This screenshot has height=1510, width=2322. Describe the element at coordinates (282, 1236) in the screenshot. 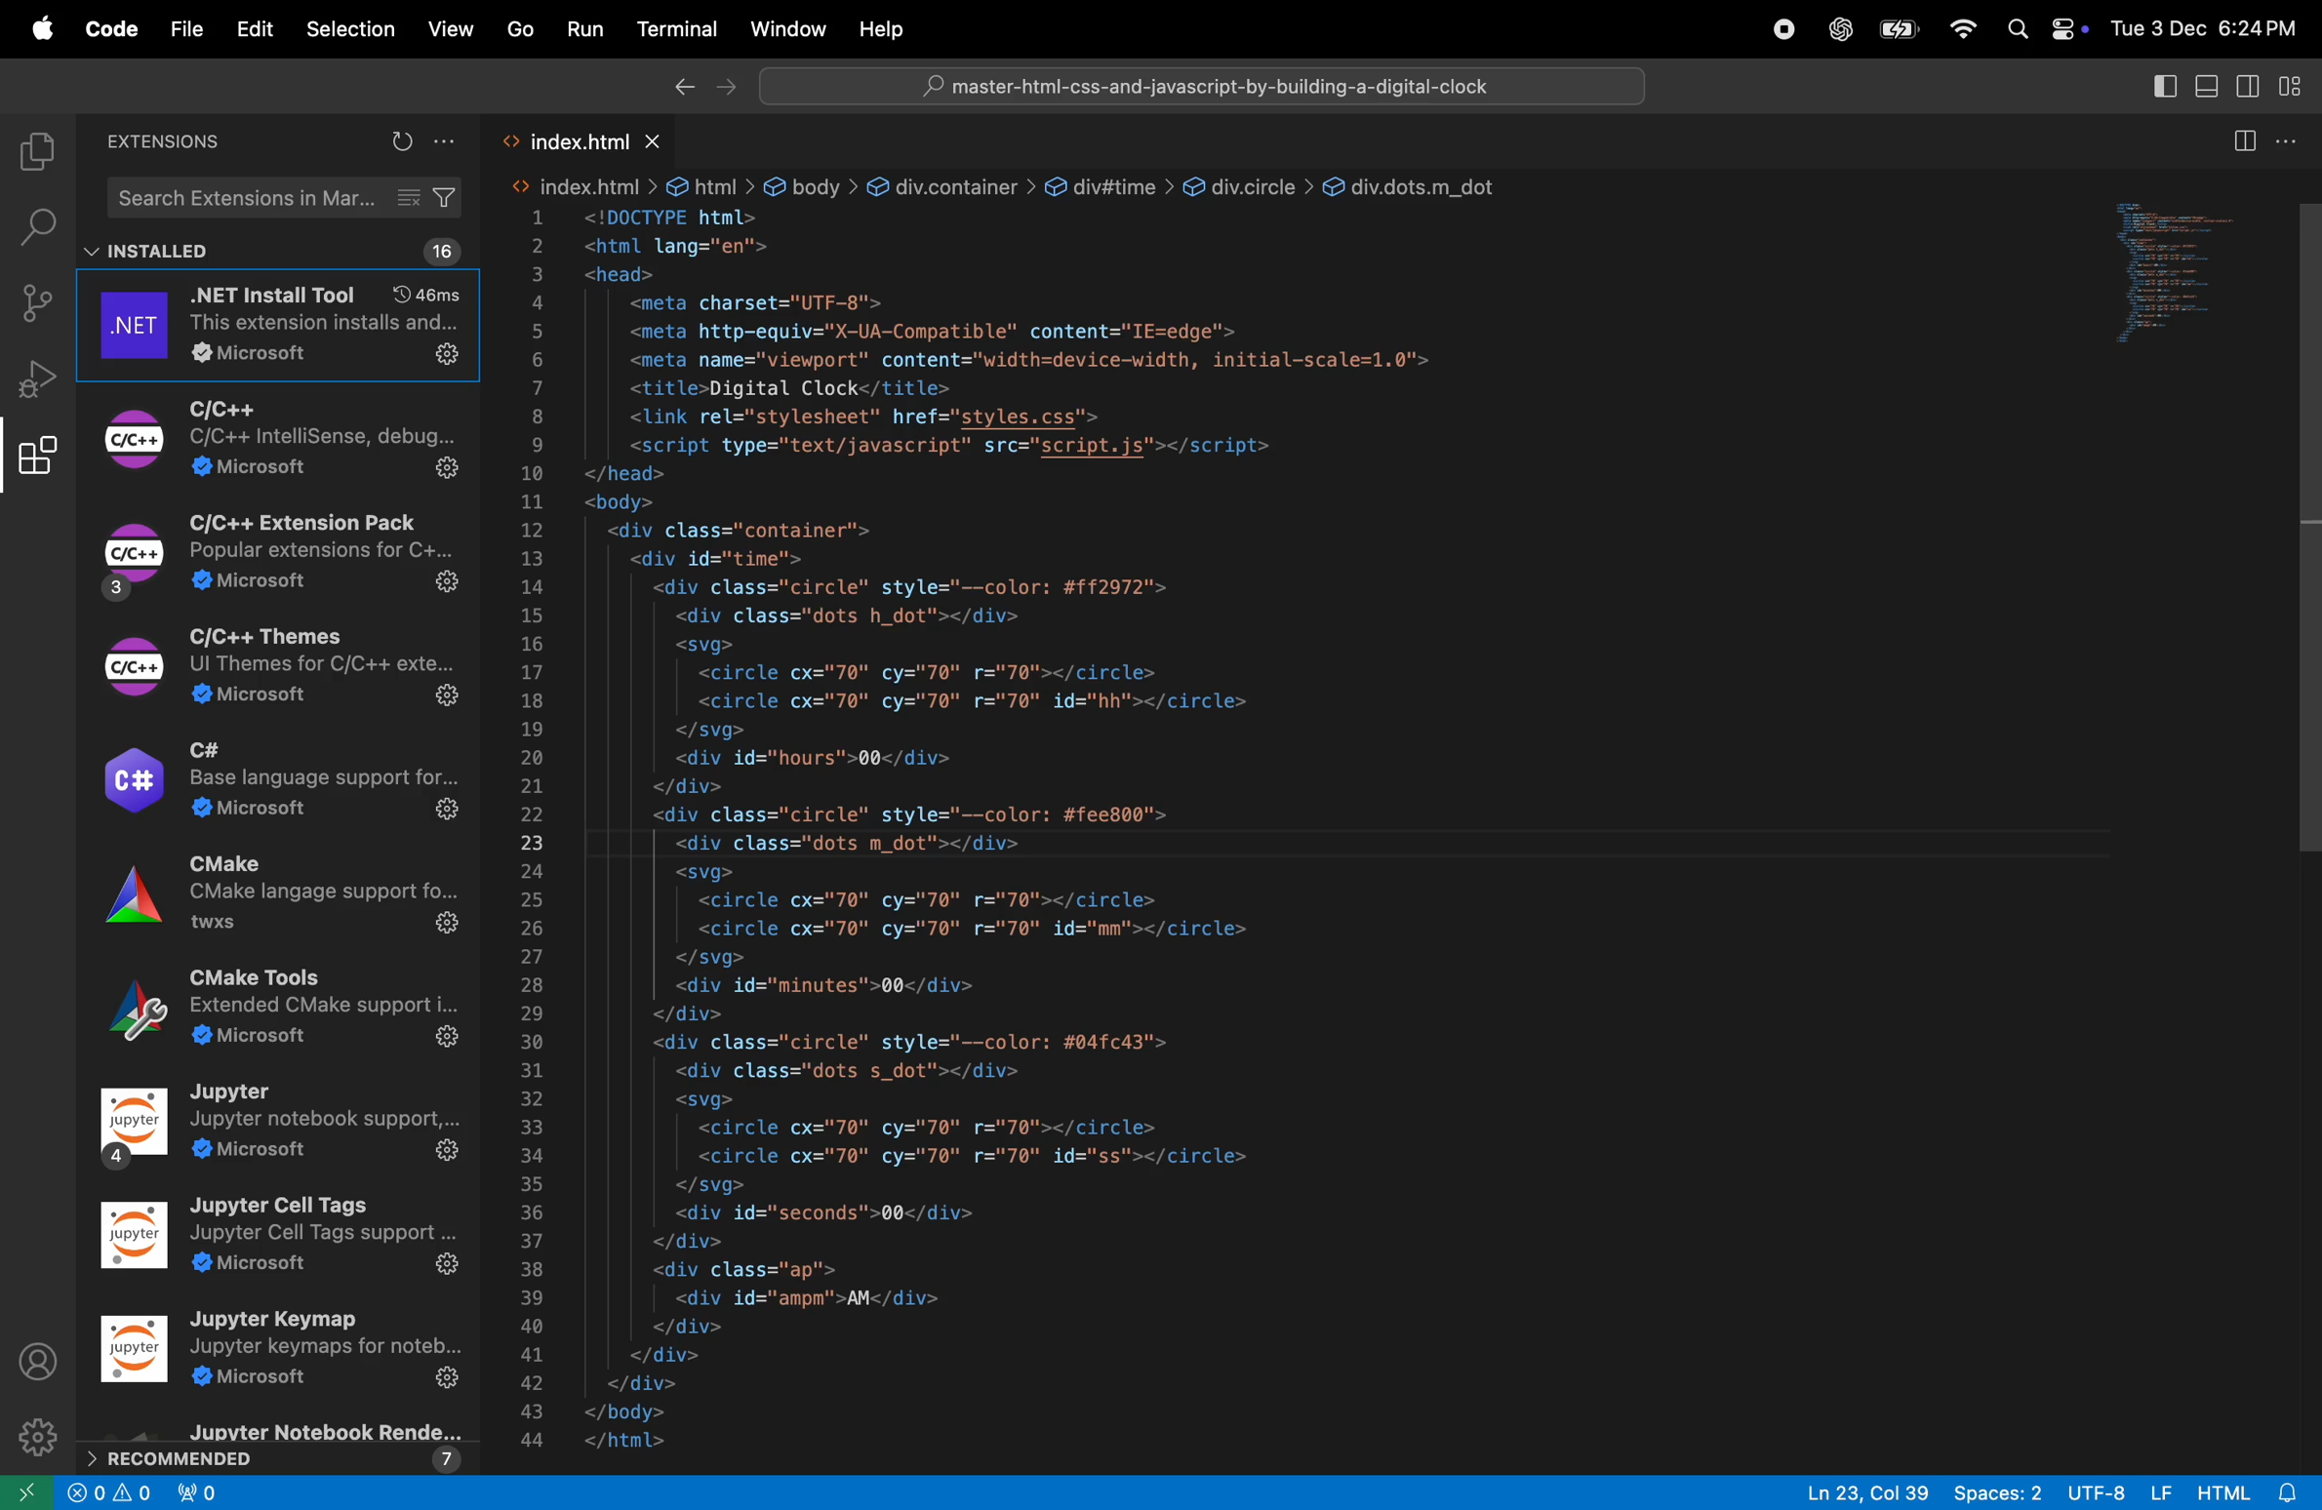

I see `Extension juypter cells` at that location.